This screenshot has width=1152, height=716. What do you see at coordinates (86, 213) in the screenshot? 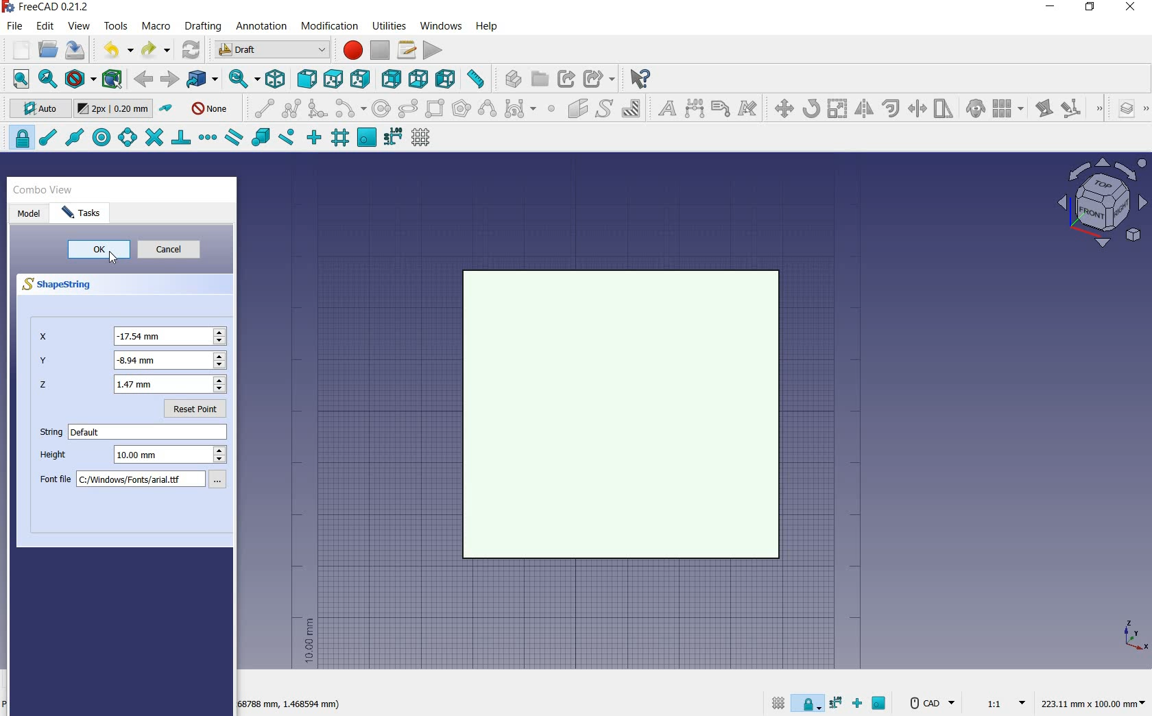
I see `tasks` at bounding box center [86, 213].